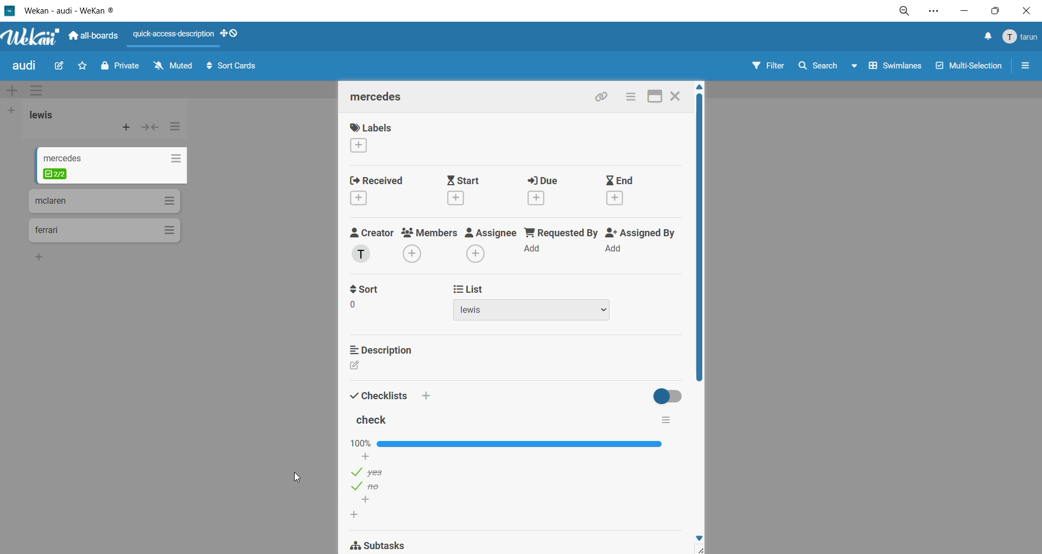 Image resolution: width=1042 pixels, height=554 pixels. What do you see at coordinates (179, 128) in the screenshot?
I see `list actions` at bounding box center [179, 128].